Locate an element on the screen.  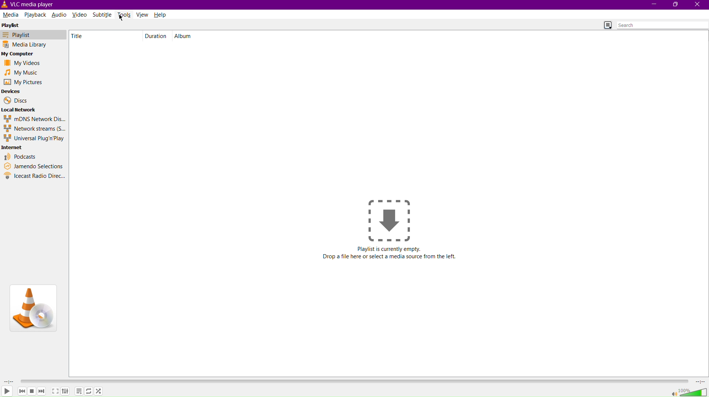
VLC Logo is located at coordinates (35, 305).